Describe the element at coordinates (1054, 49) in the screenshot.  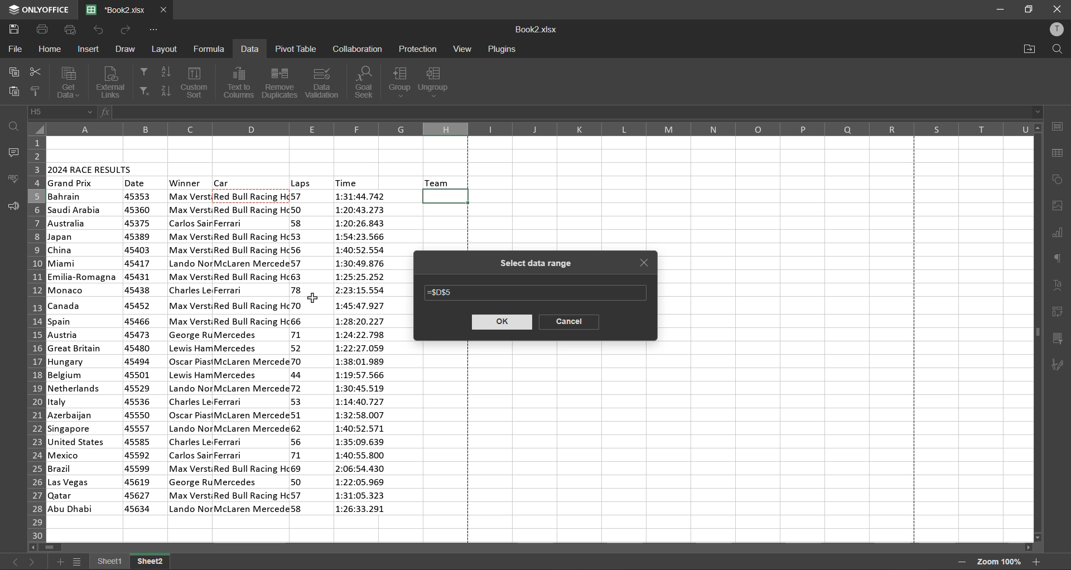
I see `find` at that location.